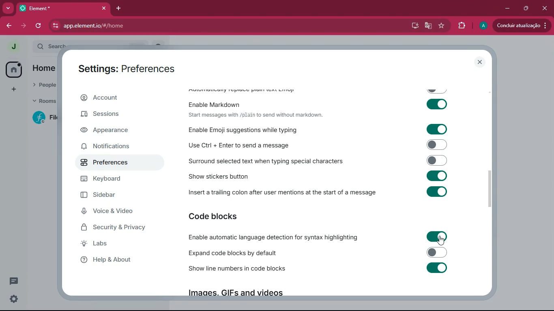 Image resolution: width=554 pixels, height=311 pixels. Describe the element at coordinates (429, 26) in the screenshot. I see `translate` at that location.